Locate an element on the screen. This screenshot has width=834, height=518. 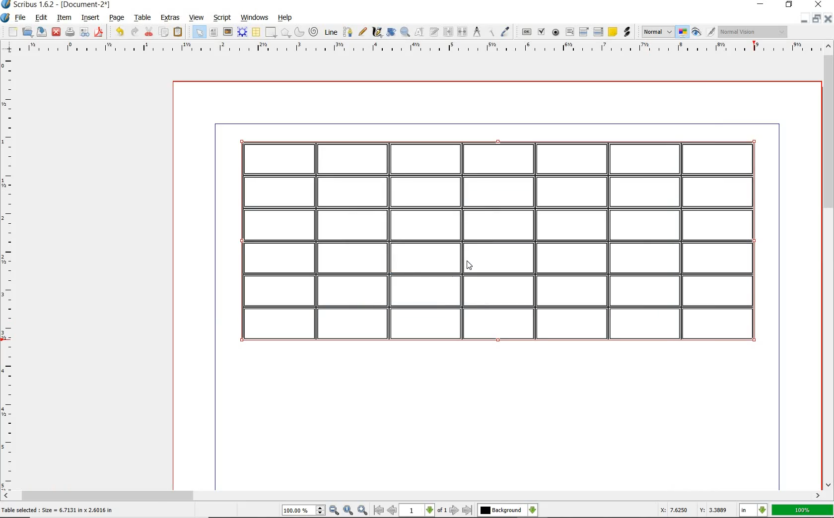
line is located at coordinates (331, 33).